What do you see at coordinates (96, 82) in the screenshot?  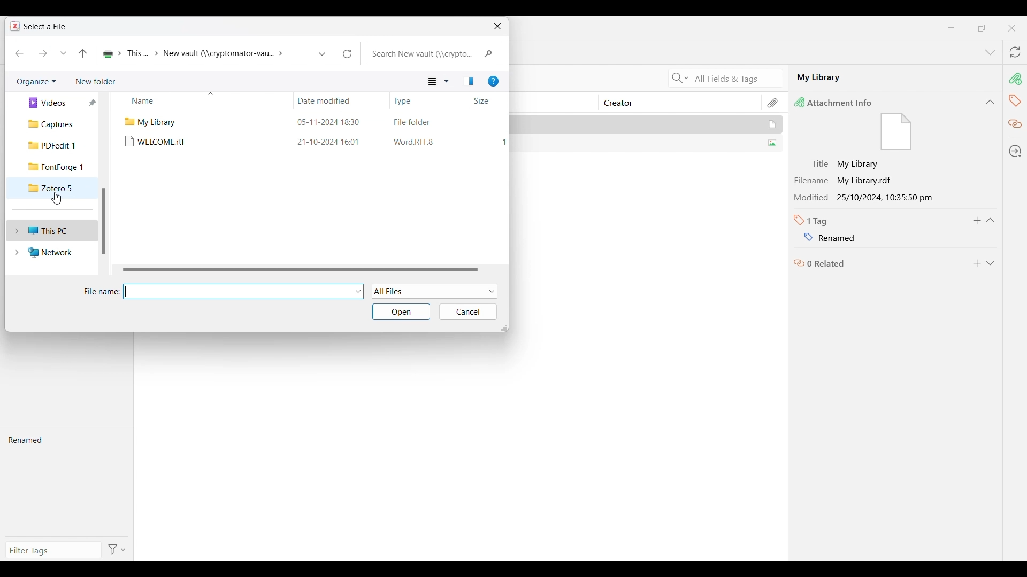 I see `Add new folder` at bounding box center [96, 82].